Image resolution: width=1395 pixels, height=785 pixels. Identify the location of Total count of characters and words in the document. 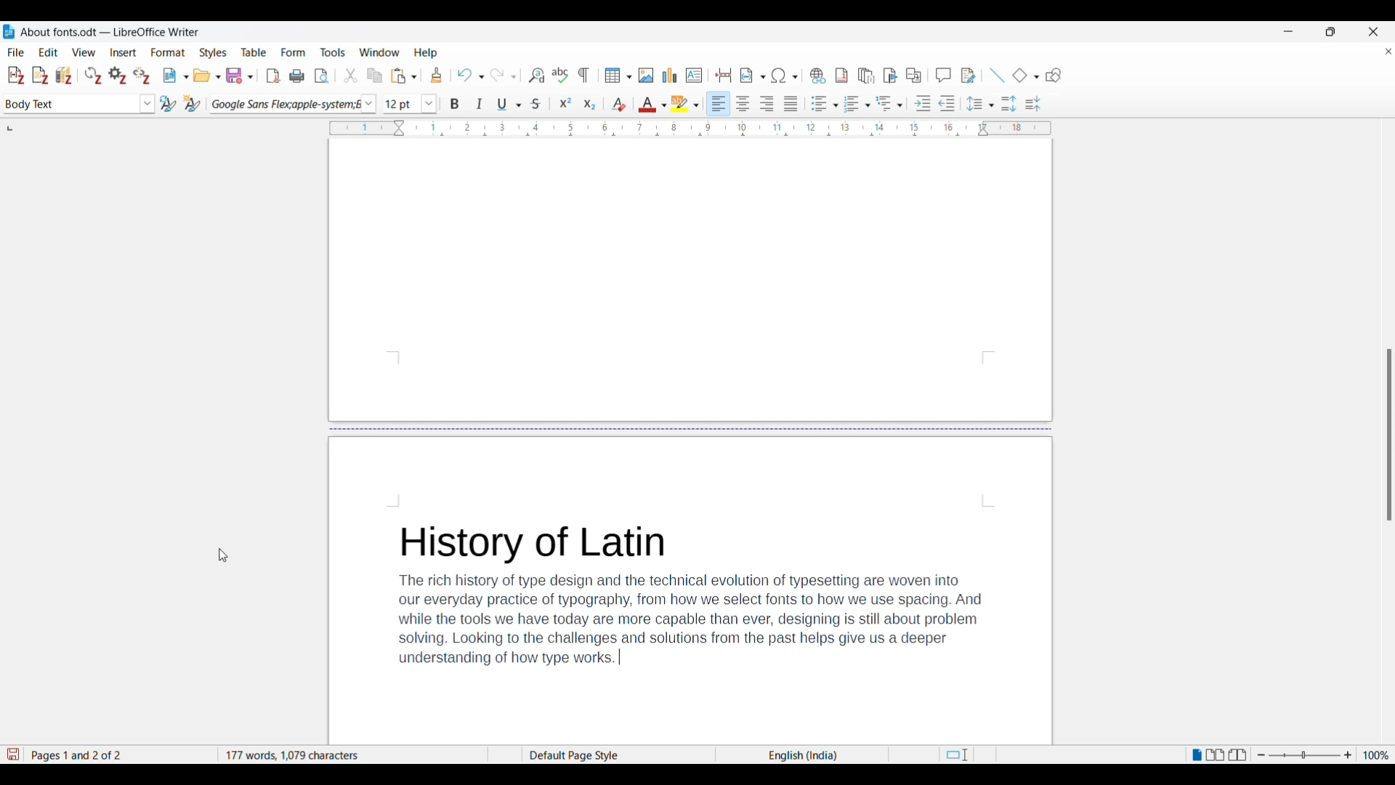
(352, 755).